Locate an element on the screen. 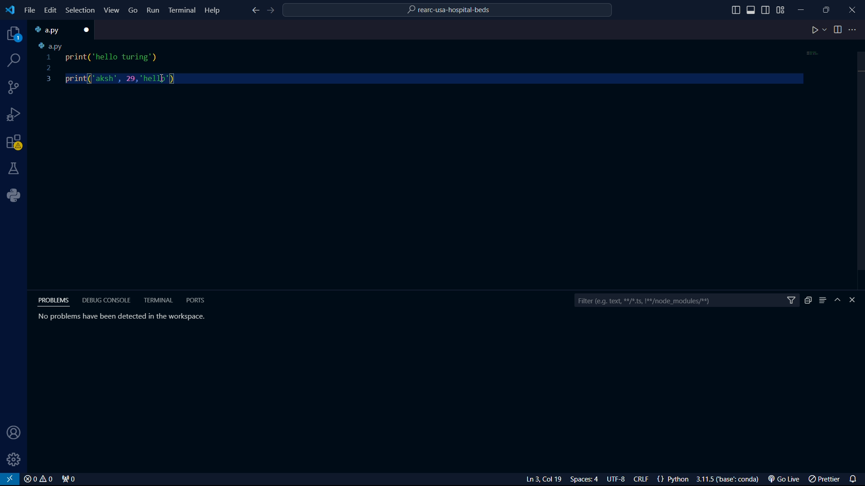 This screenshot has width=865, height=486. minimize is located at coordinates (804, 8).